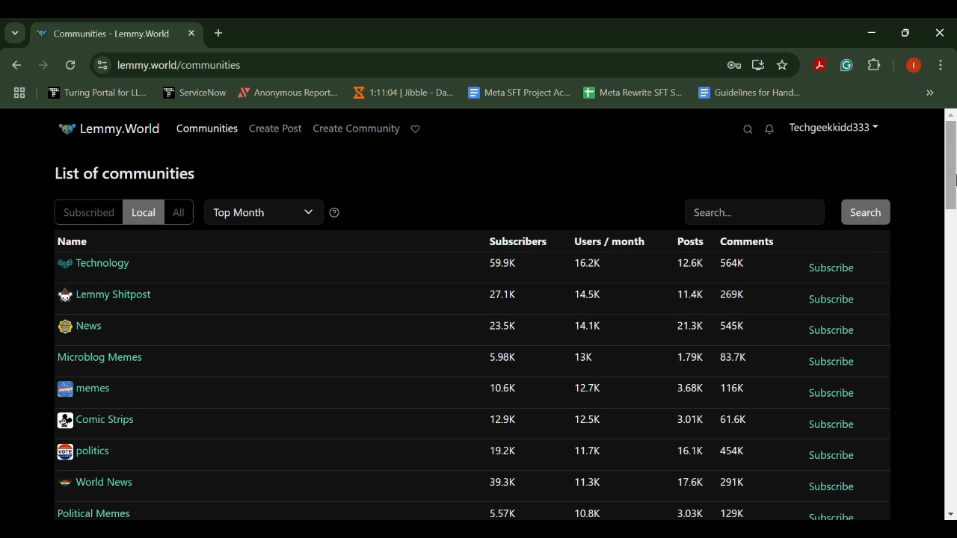 Image resolution: width=957 pixels, height=538 pixels. What do you see at coordinates (109, 129) in the screenshot?
I see `Lemmy.World` at bounding box center [109, 129].